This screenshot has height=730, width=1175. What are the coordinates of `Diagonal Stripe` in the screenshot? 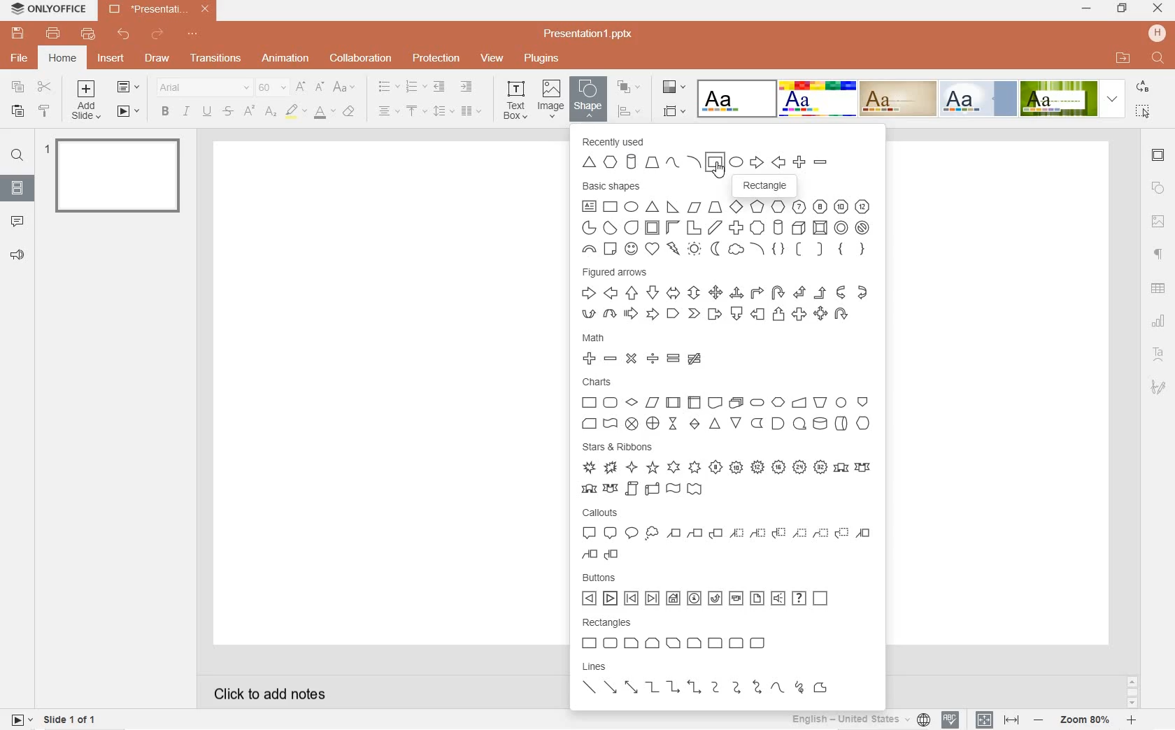 It's located at (715, 229).